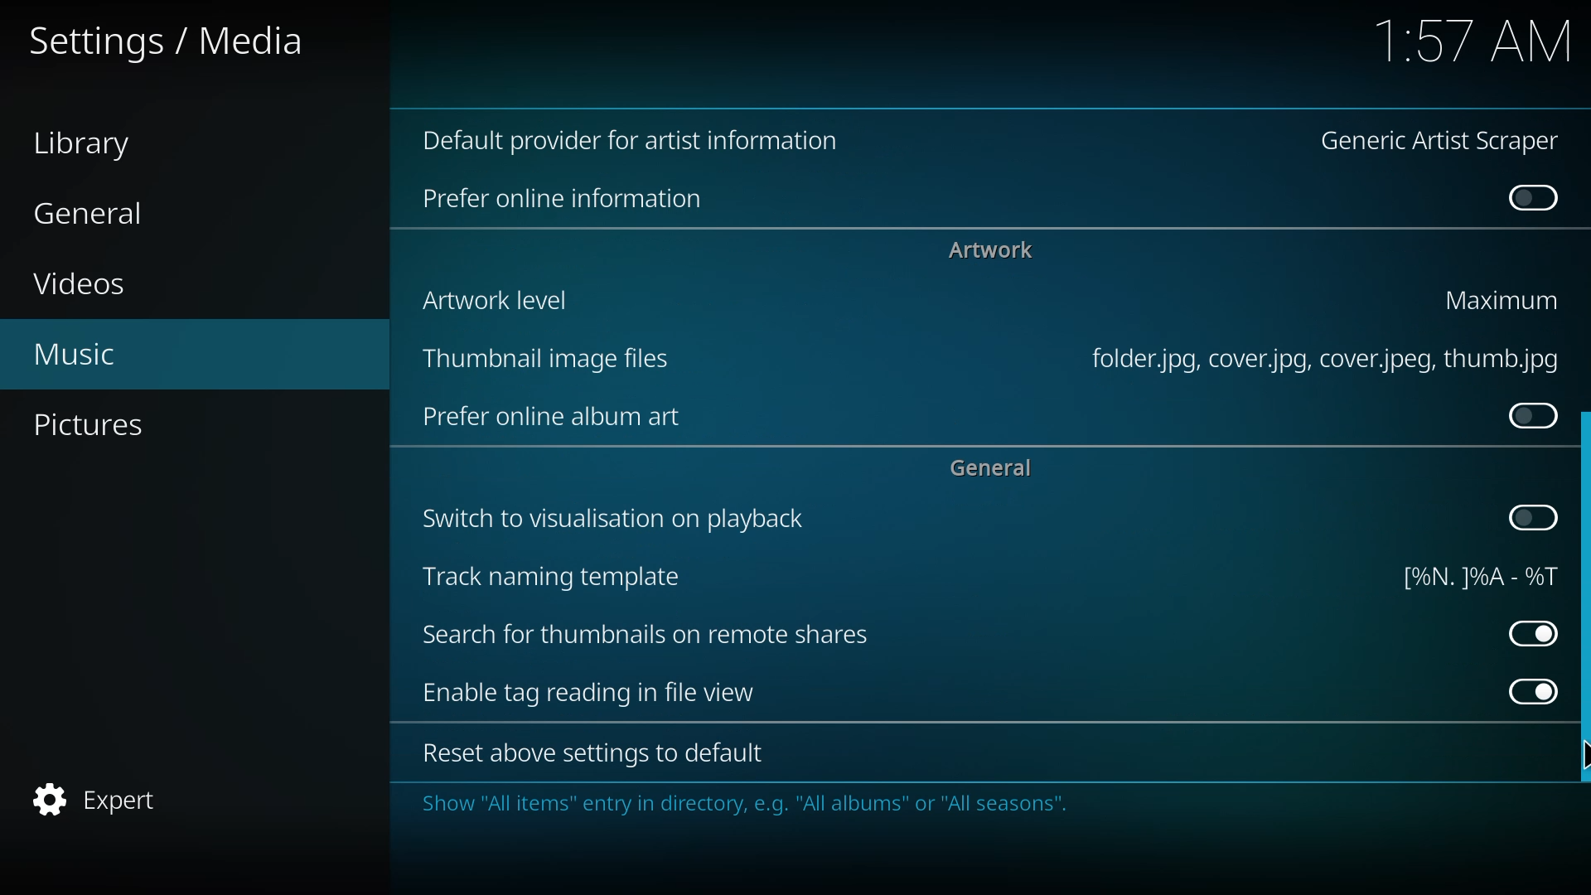  What do you see at coordinates (554, 578) in the screenshot?
I see `track naming template` at bounding box center [554, 578].